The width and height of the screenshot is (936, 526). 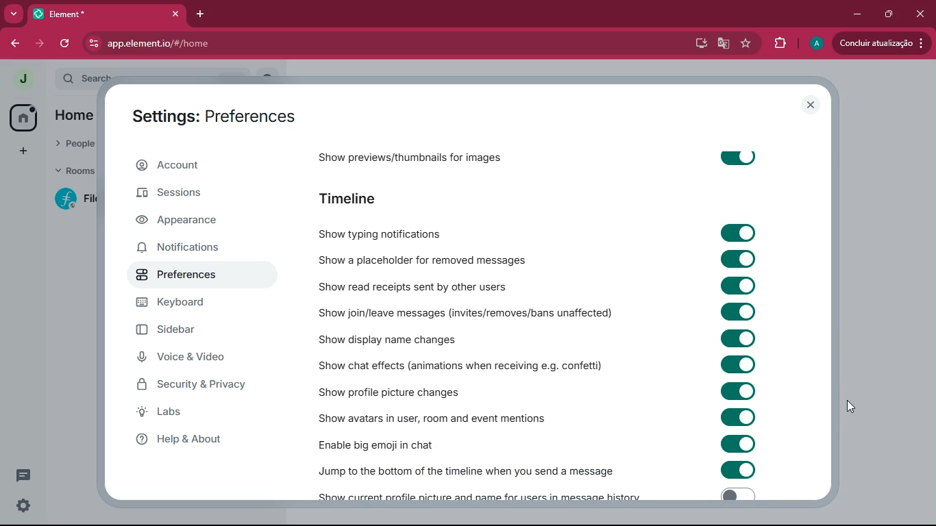 What do you see at coordinates (225, 44) in the screenshot?
I see `app.element.io/#/home` at bounding box center [225, 44].